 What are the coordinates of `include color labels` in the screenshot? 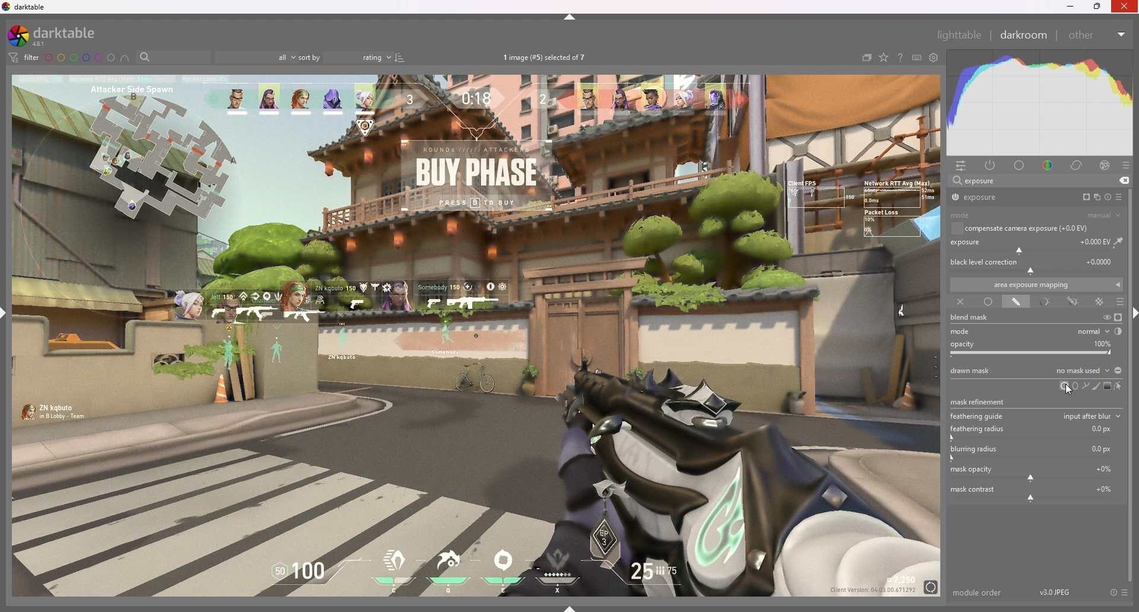 It's located at (126, 58).